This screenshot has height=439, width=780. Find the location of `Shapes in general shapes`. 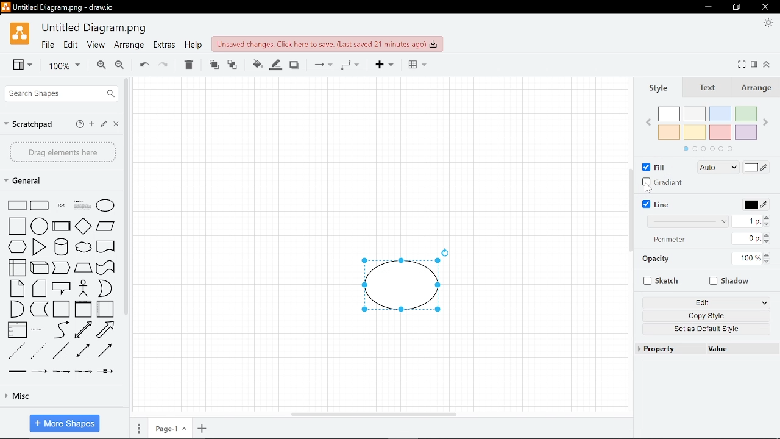

Shapes in general shapes is located at coordinates (62, 284).